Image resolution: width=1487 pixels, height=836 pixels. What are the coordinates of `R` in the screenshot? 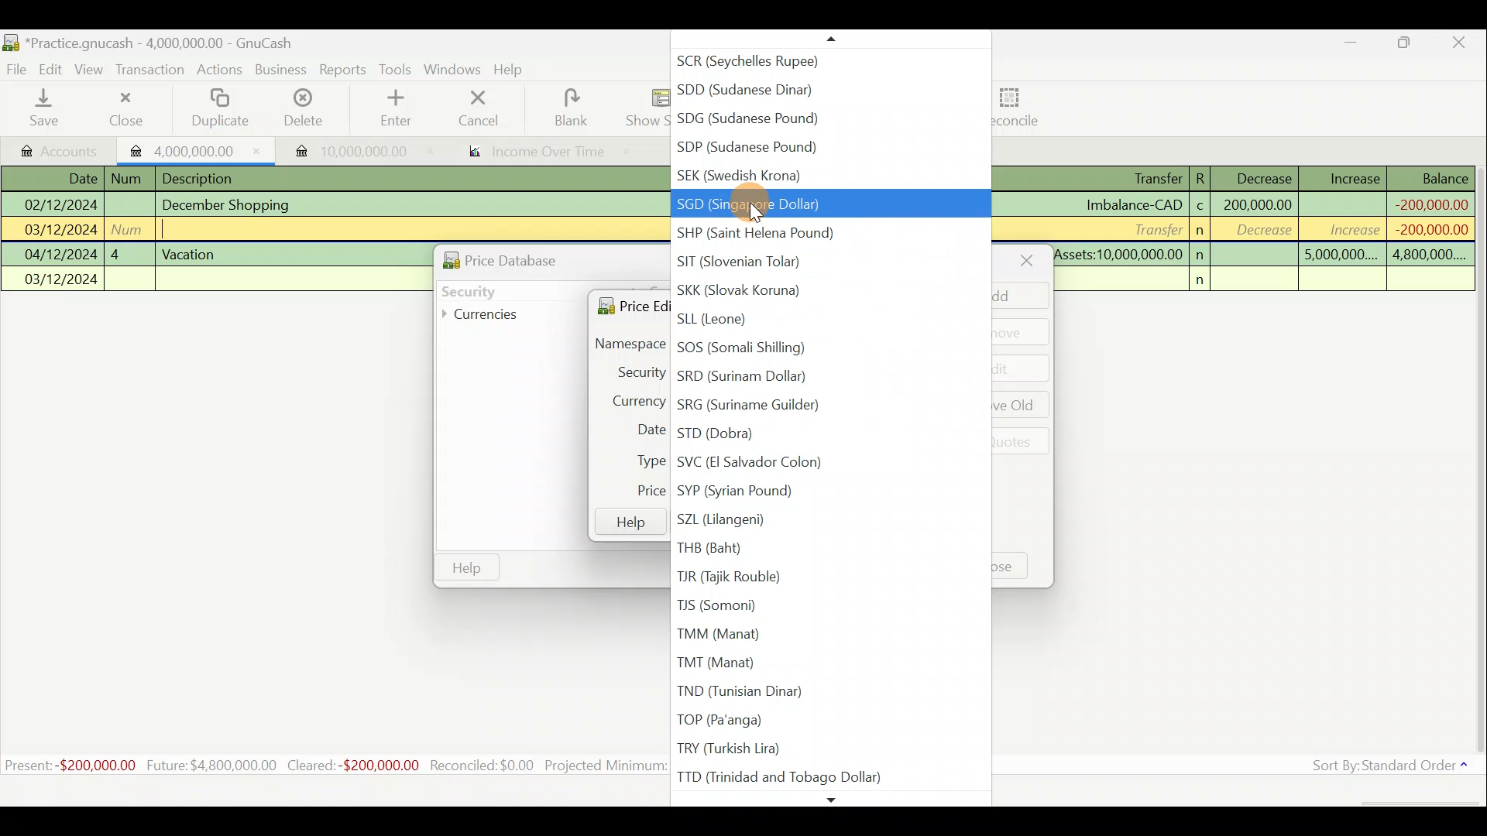 It's located at (1205, 177).